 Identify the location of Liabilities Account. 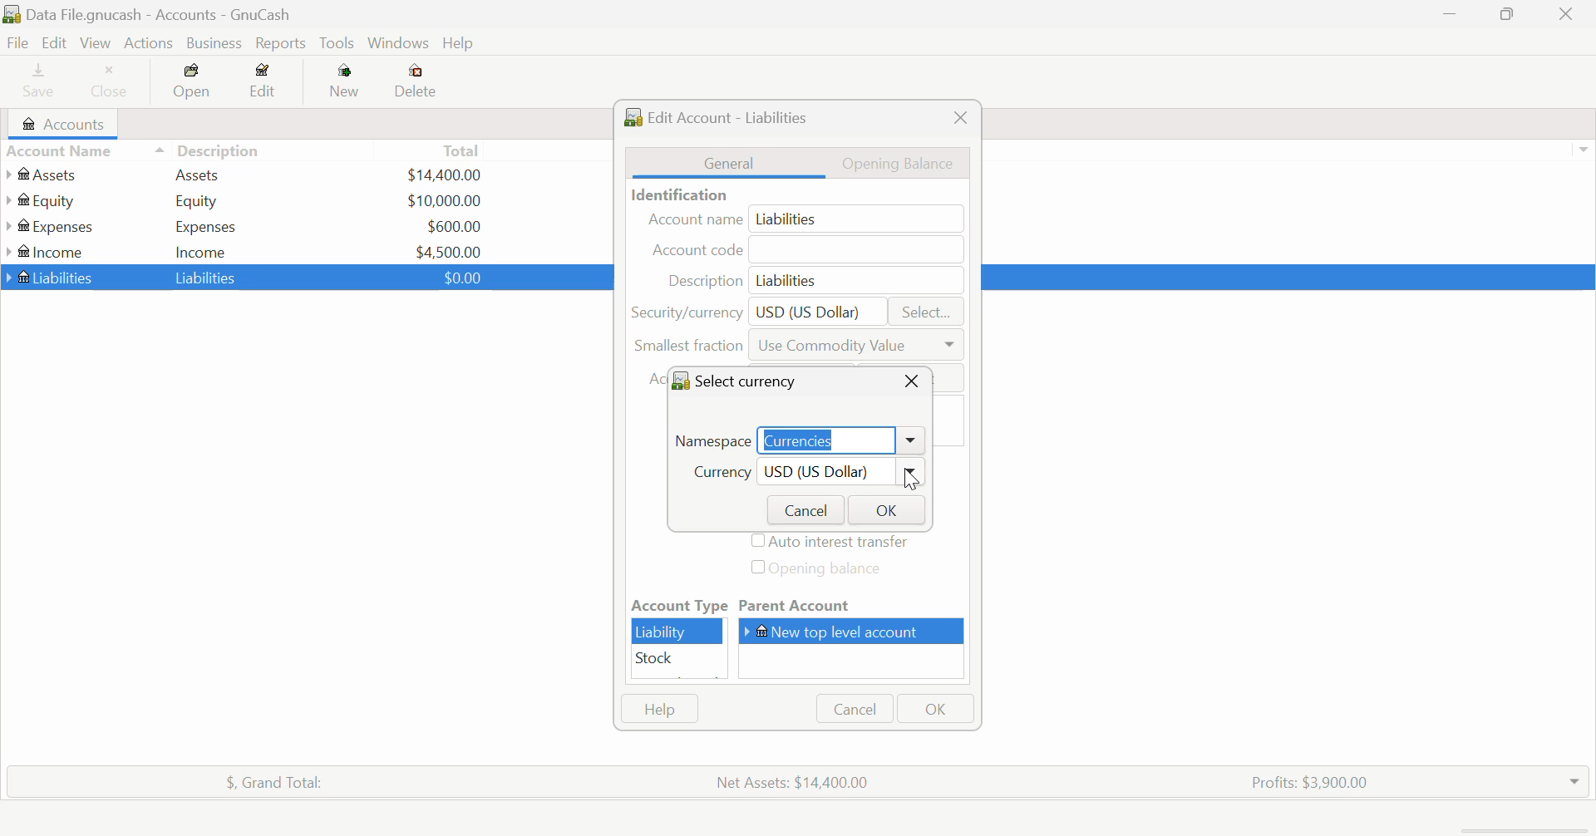
(51, 276).